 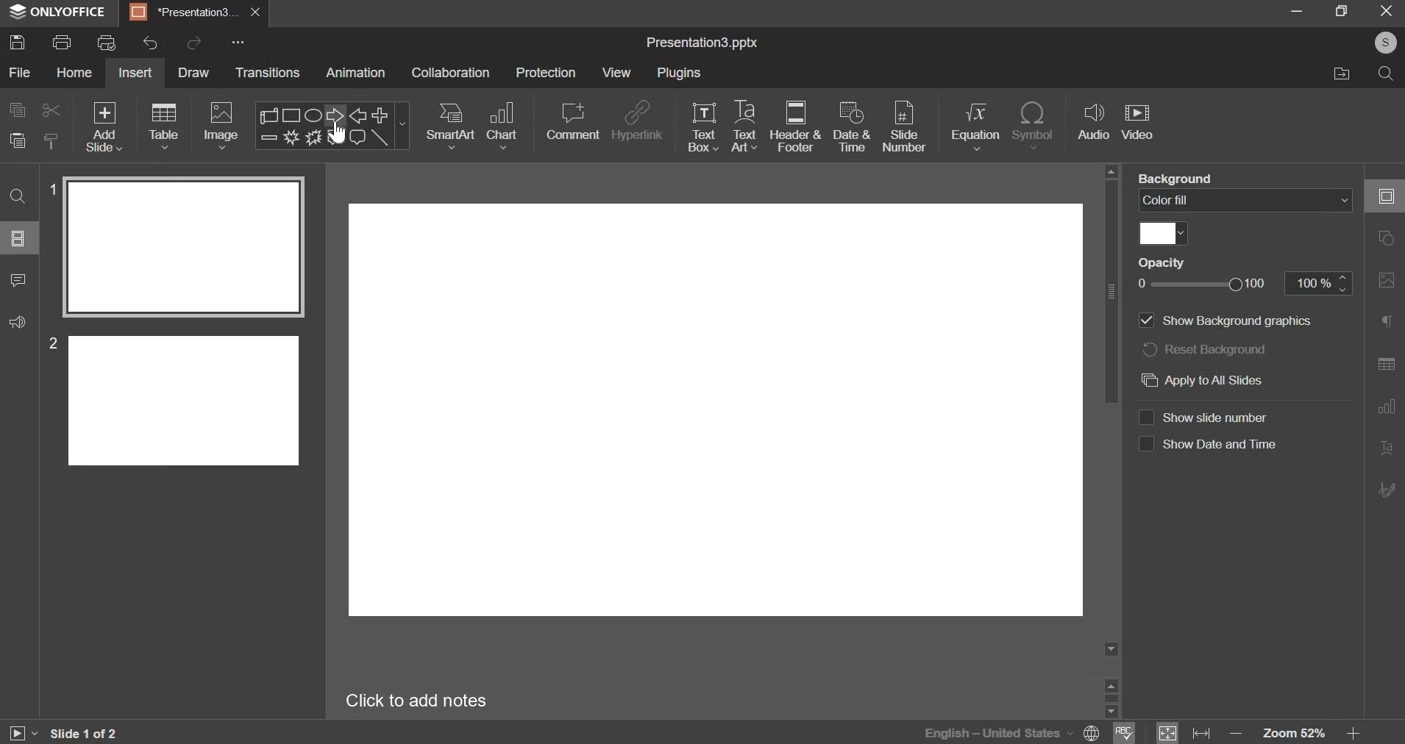 I want to click on rectangular callout, so click(x=335, y=137).